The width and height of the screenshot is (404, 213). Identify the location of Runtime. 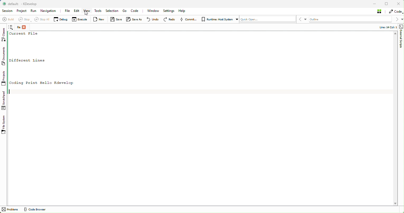
(219, 19).